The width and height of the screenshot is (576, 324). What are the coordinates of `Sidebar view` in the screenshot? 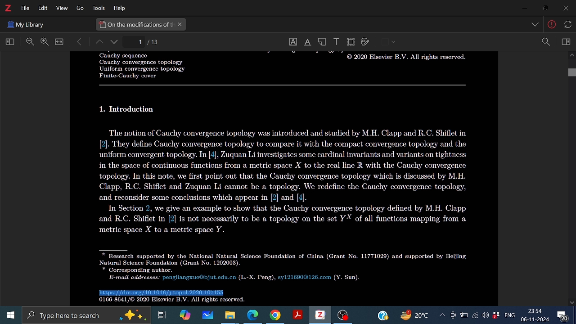 It's located at (565, 42).